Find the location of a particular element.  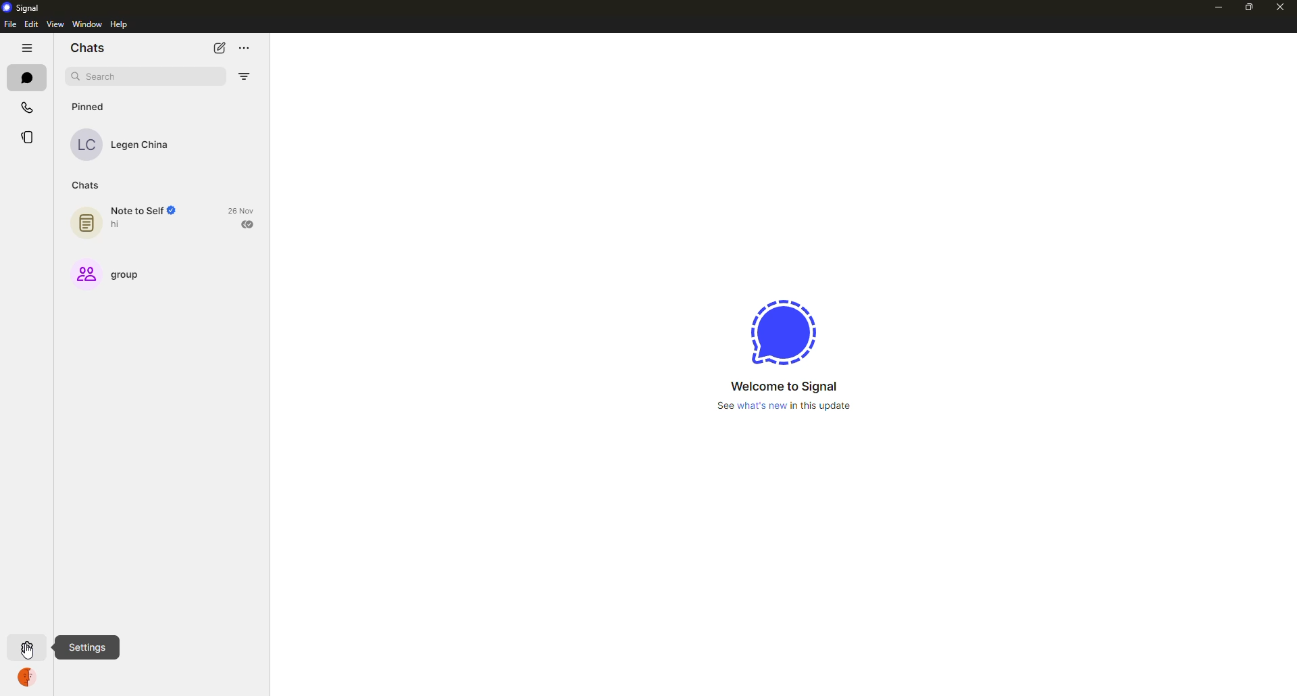

search is located at coordinates (104, 77).